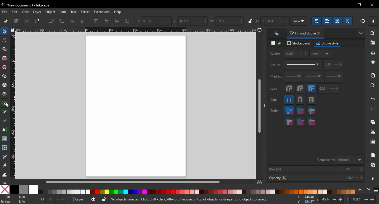 The height and width of the screenshot is (204, 379). Describe the element at coordinates (177, 191) in the screenshot. I see `color tone pallete` at that location.